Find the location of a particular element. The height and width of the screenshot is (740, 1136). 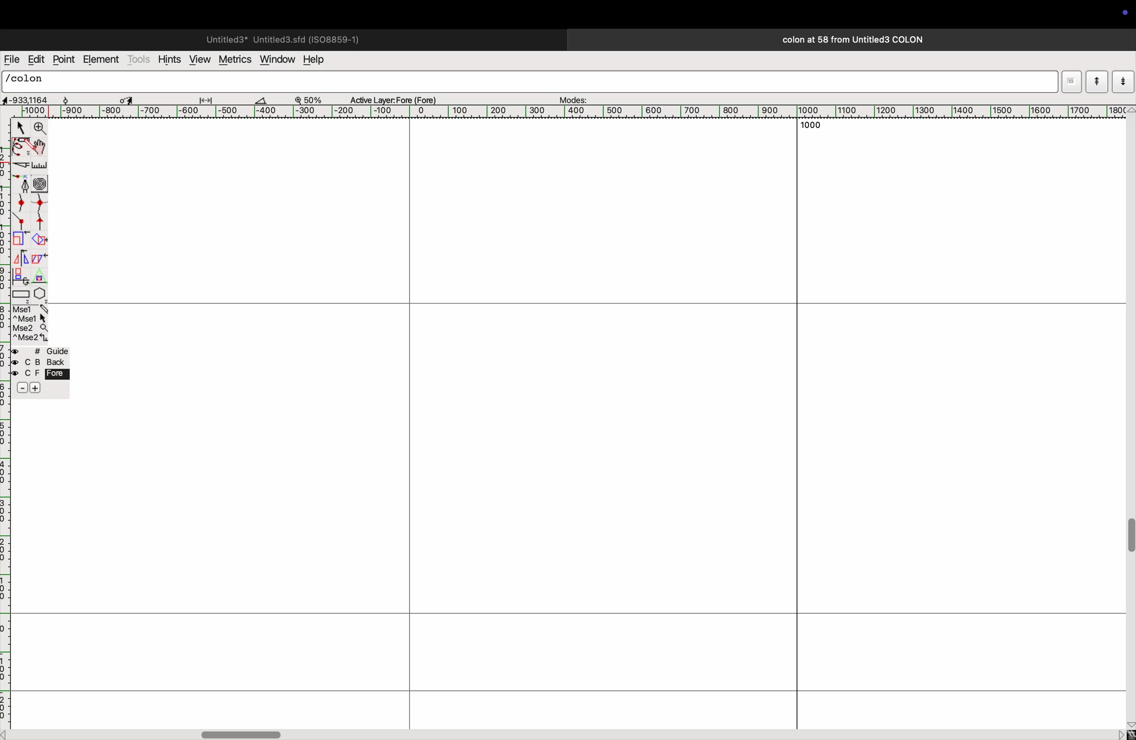

file is located at coordinates (11, 60).